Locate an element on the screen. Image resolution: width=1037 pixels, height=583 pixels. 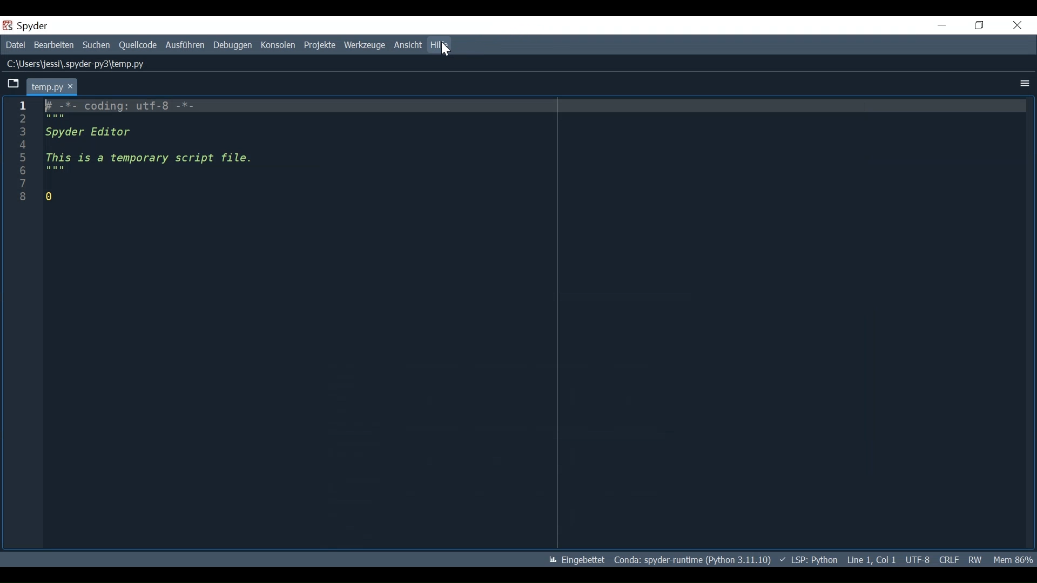
Language is located at coordinates (809, 560).